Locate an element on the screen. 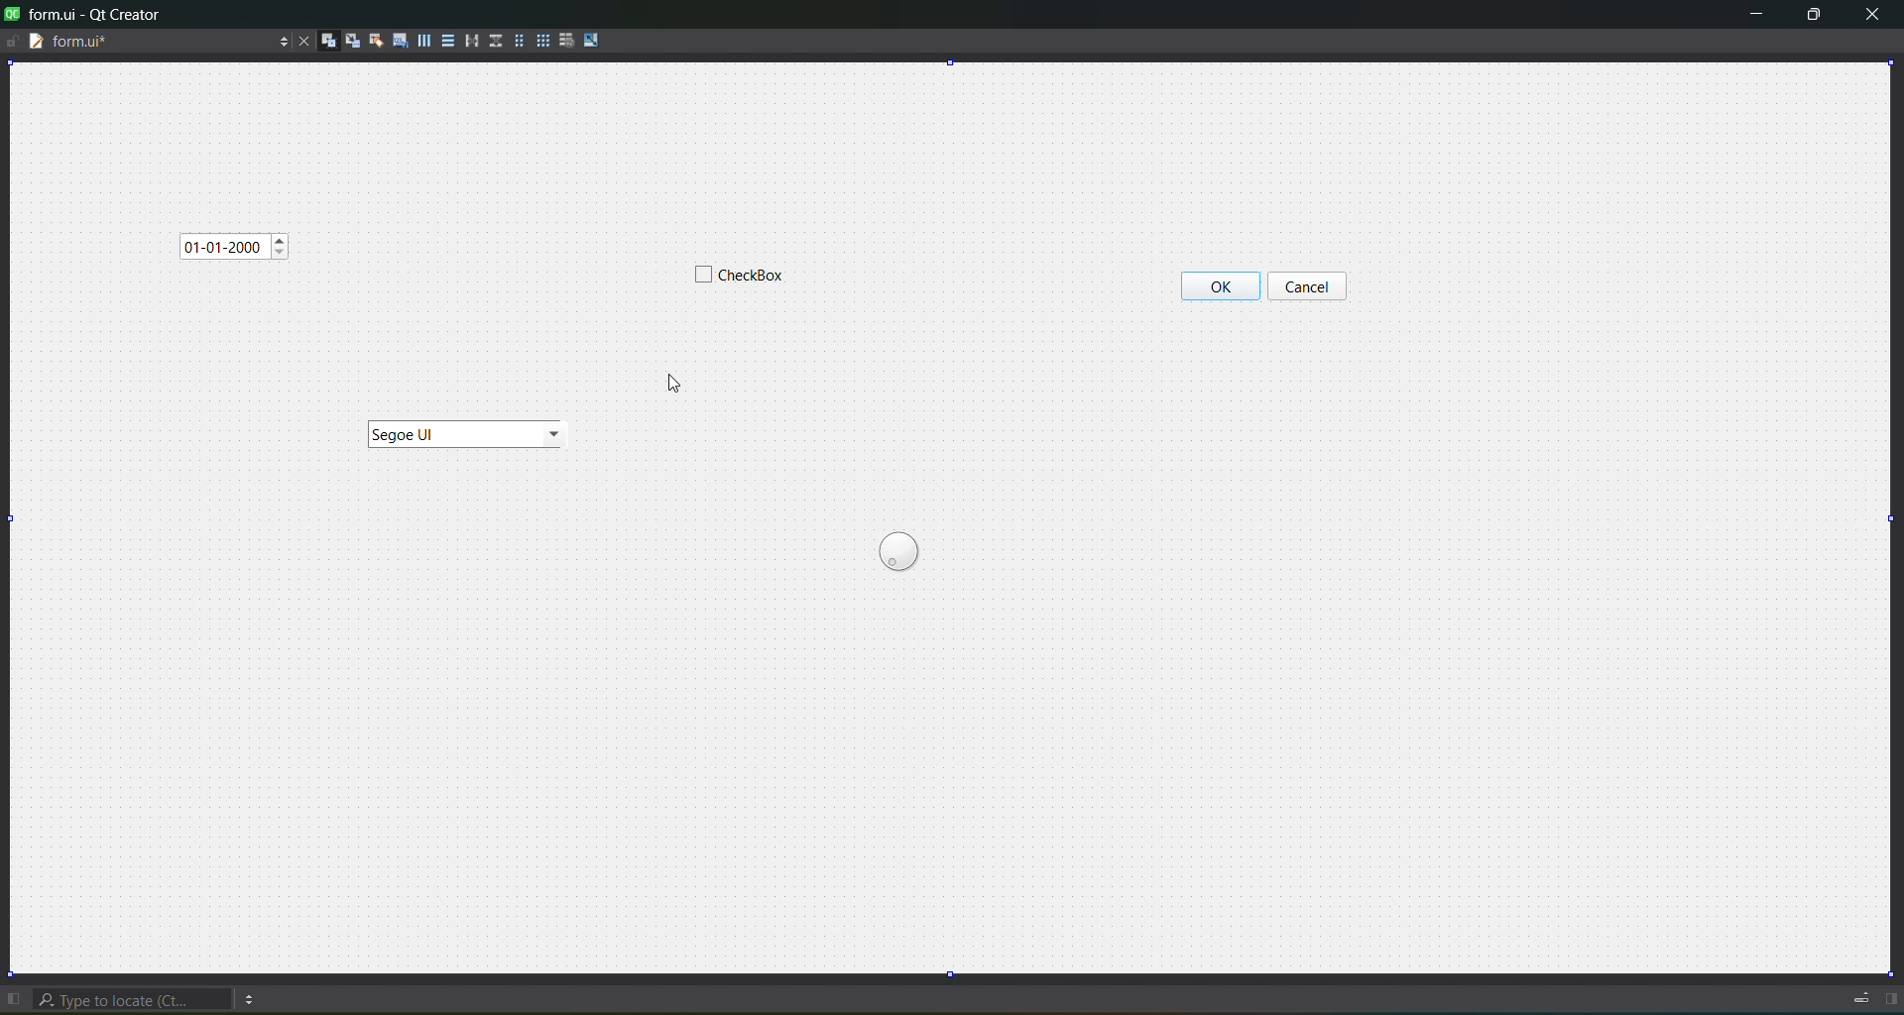 Image resolution: width=1904 pixels, height=1015 pixels. Layout Vertical Splitter is located at coordinates (495, 40).